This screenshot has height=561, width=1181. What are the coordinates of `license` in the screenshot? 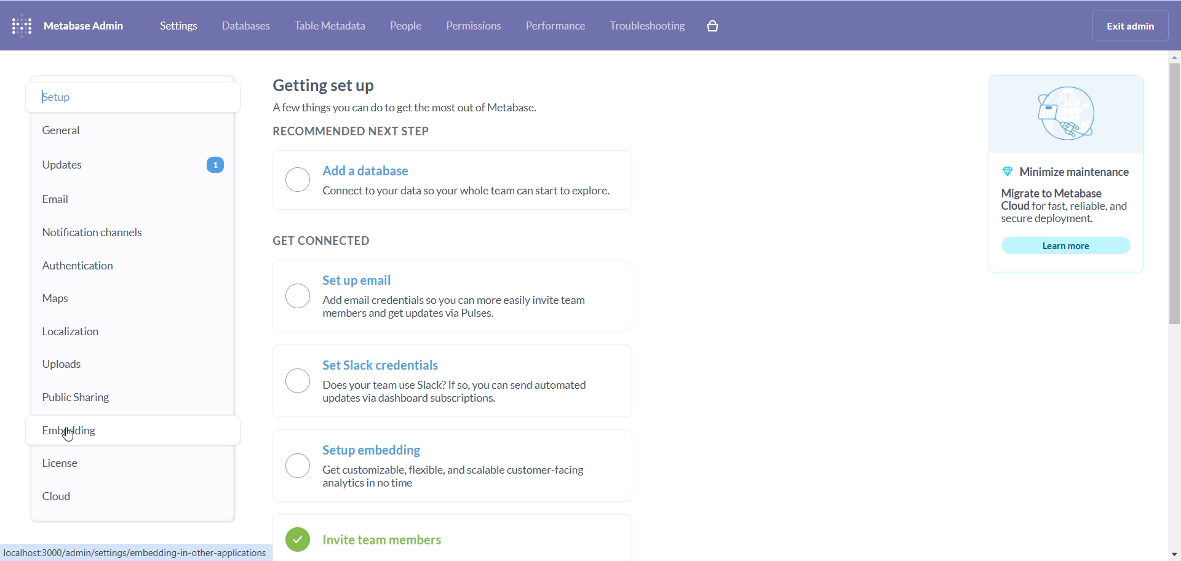 It's located at (115, 467).